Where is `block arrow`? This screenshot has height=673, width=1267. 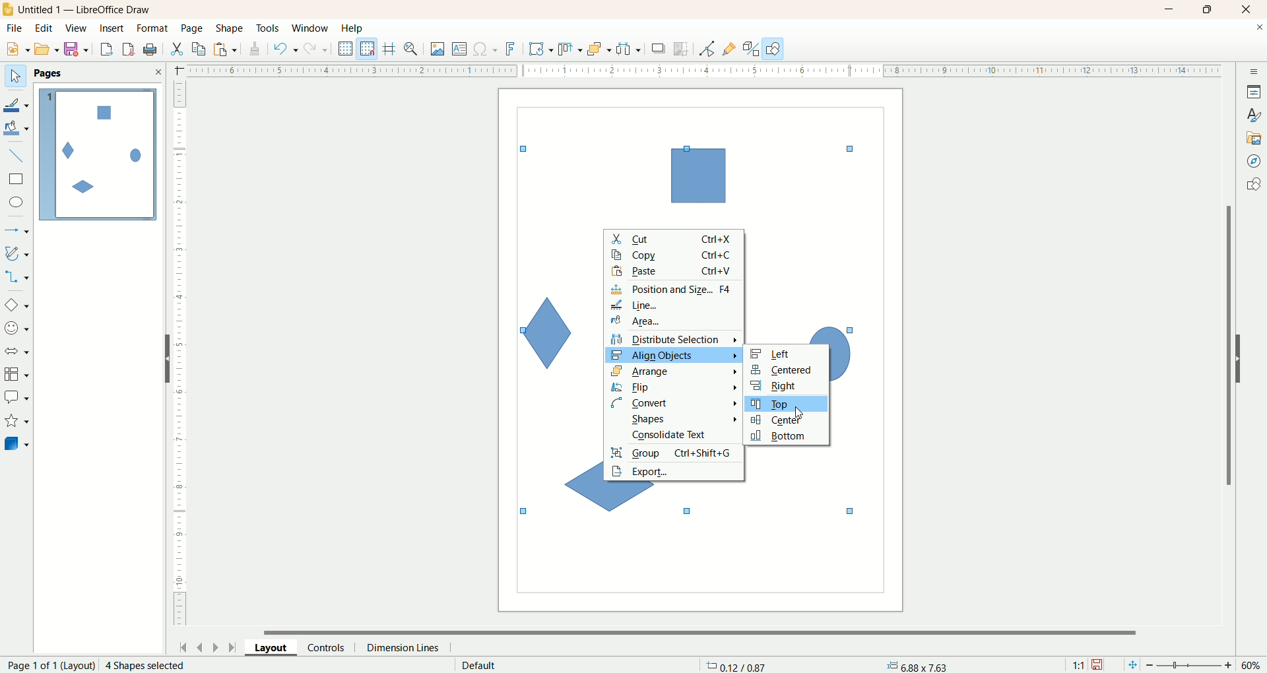 block arrow is located at coordinates (19, 352).